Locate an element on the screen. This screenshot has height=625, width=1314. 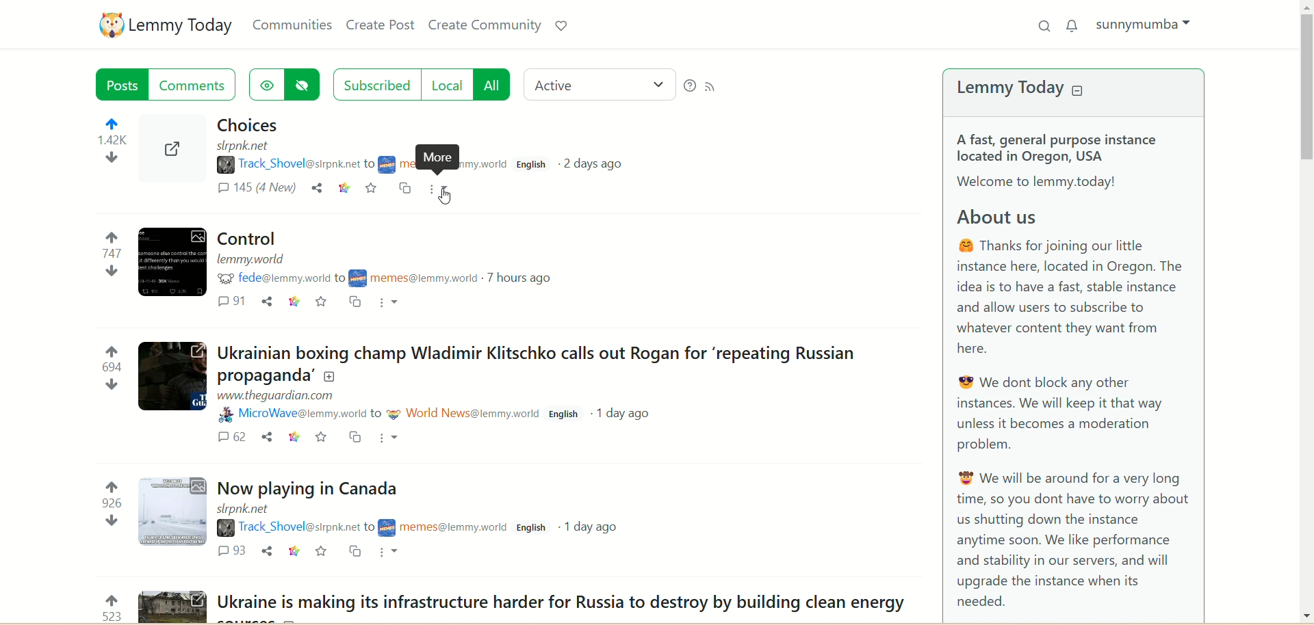
active is located at coordinates (599, 81).